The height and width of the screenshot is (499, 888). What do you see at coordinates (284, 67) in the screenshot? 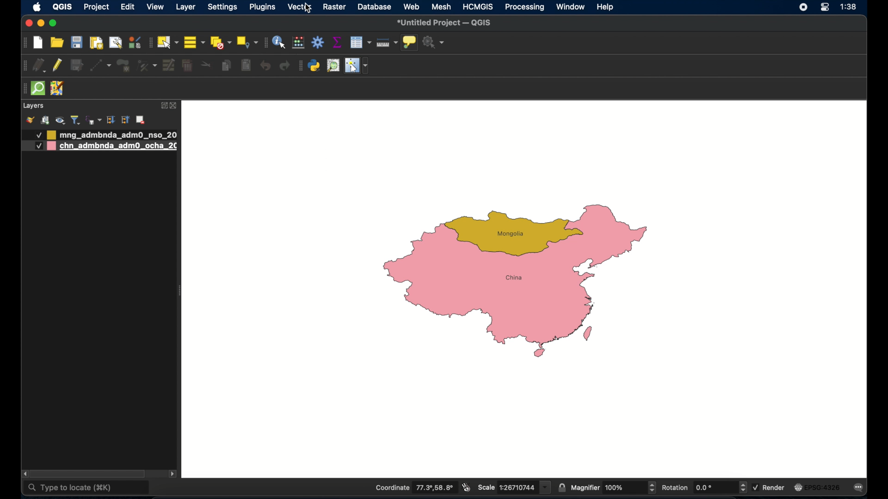
I see `redo` at bounding box center [284, 67].